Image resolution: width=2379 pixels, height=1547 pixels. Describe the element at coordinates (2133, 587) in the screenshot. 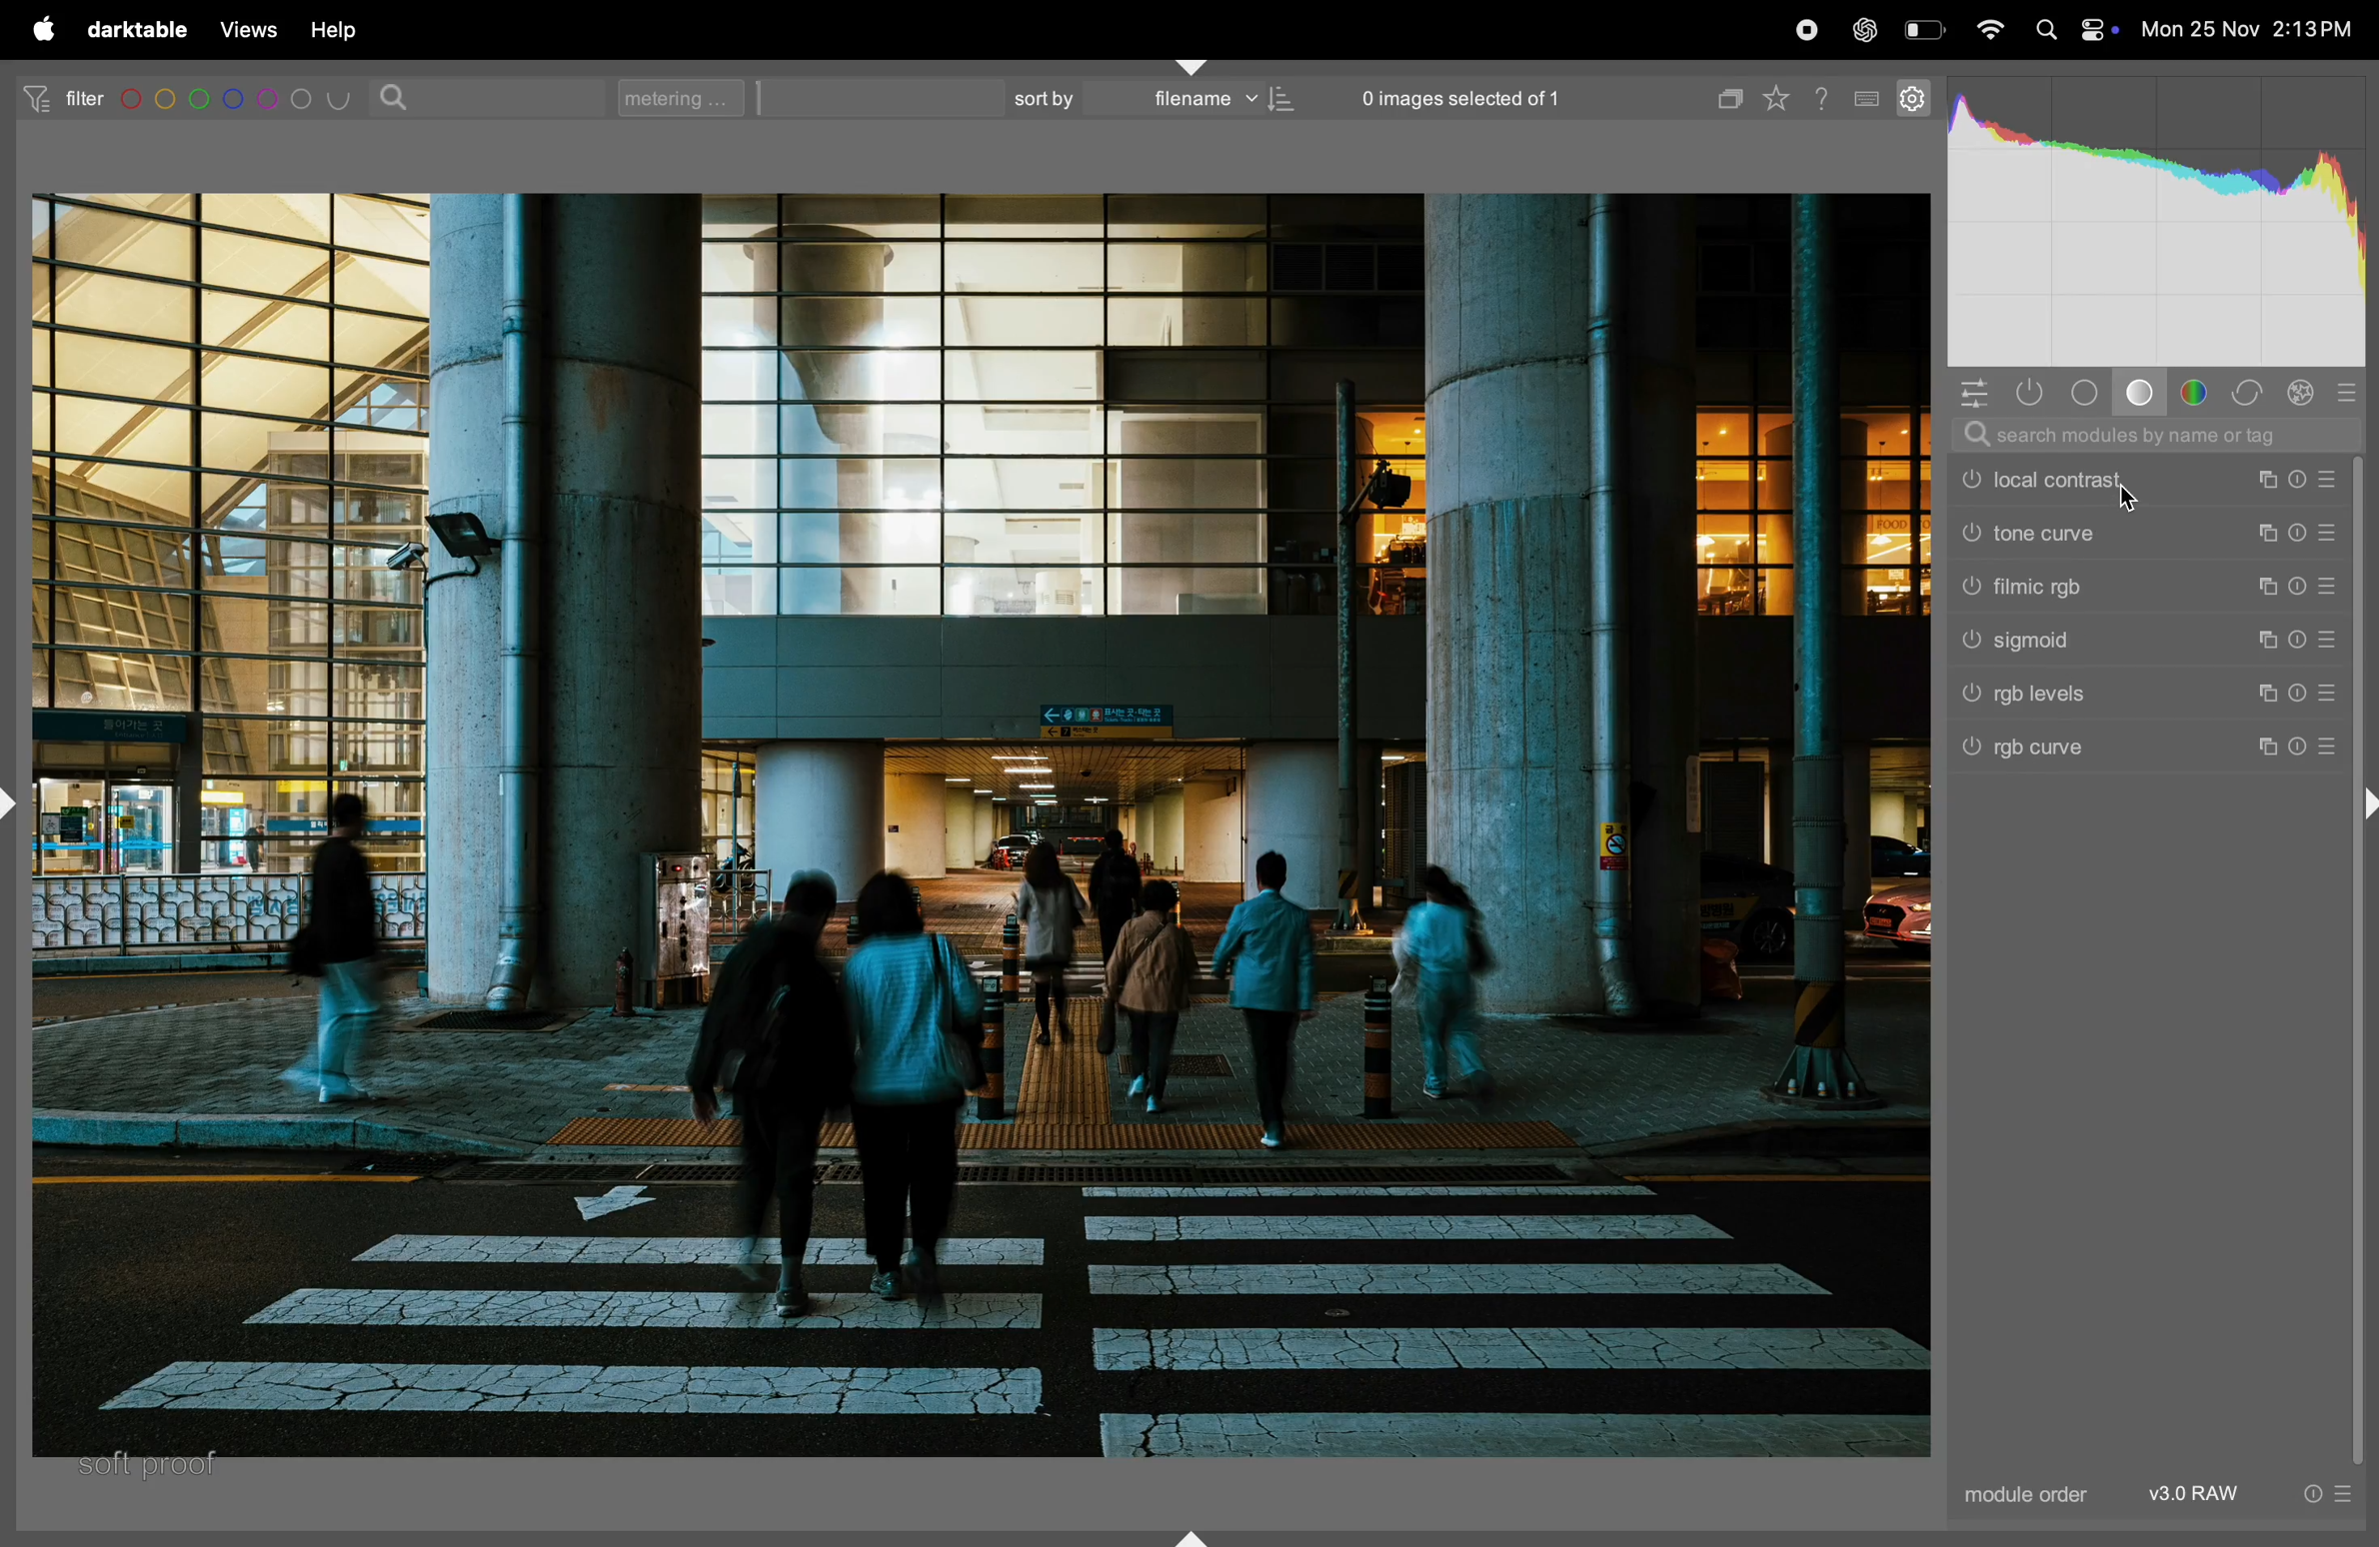

I see `filmic rgb` at that location.